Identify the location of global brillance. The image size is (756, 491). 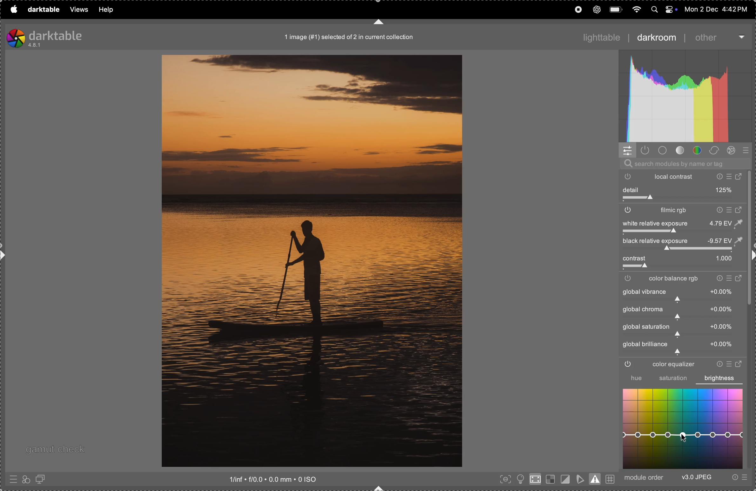
(679, 347).